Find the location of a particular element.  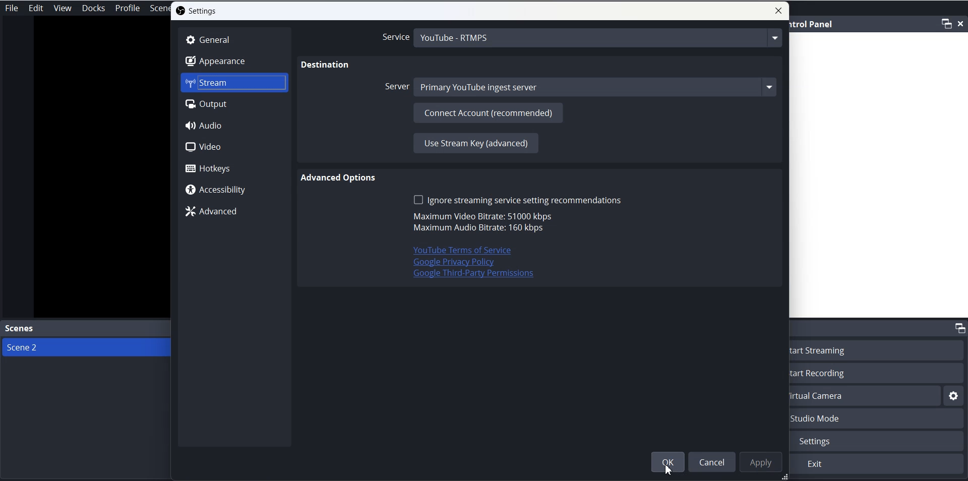

Ignore streaming service setting recommendation is located at coordinates (517, 200).